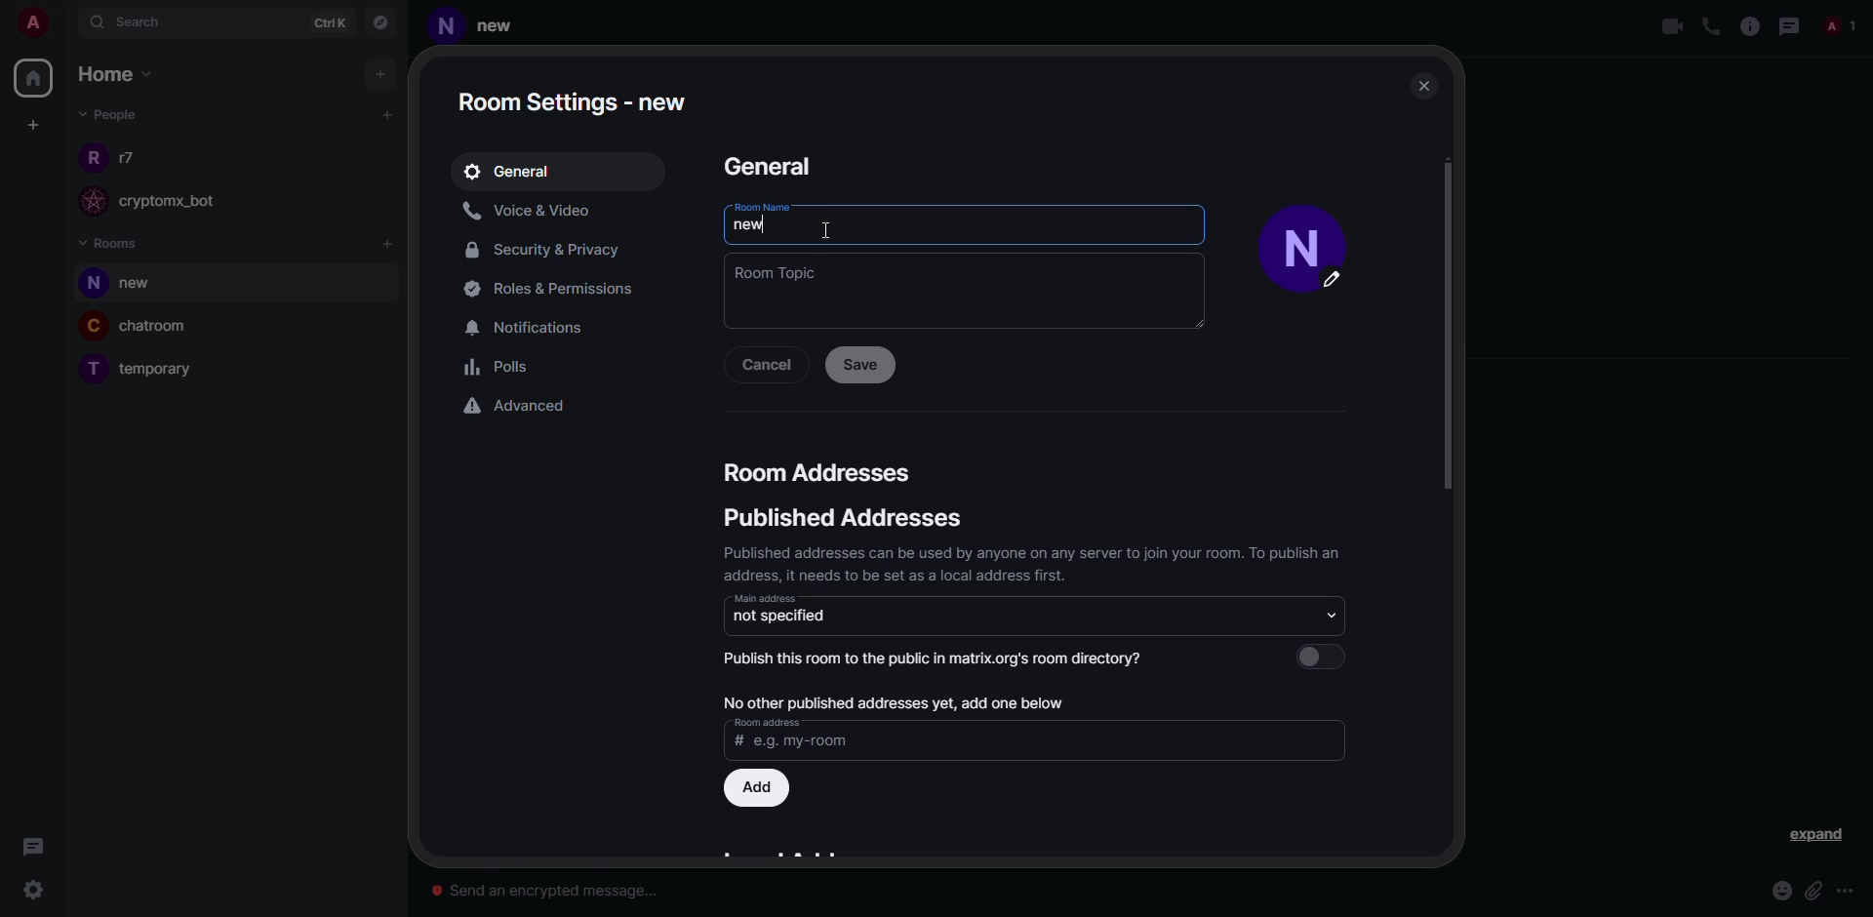  I want to click on voice call, so click(1708, 26).